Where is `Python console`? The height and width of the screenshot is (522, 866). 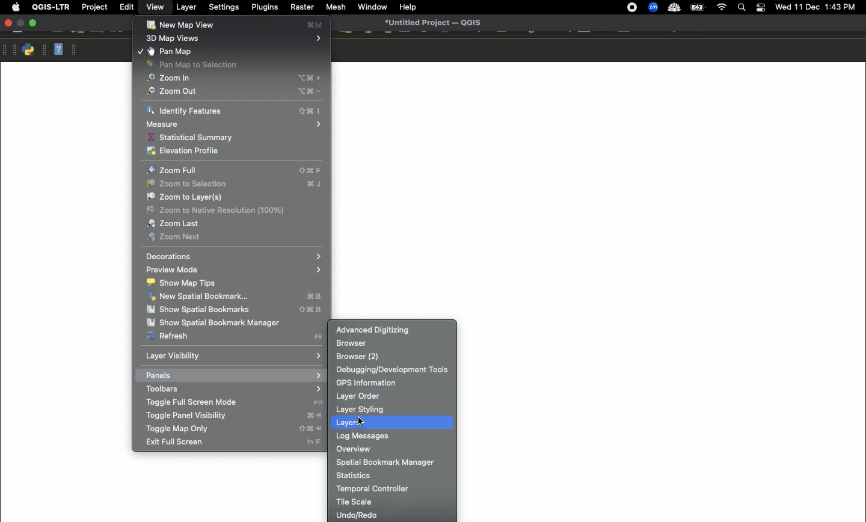
Python console is located at coordinates (28, 50).